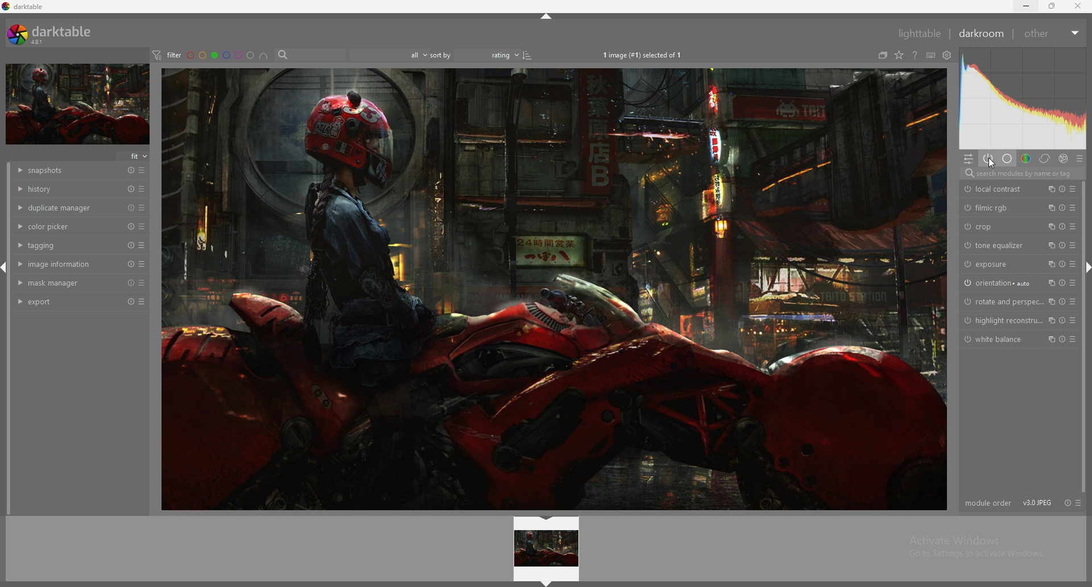 The height and width of the screenshot is (587, 1092). I want to click on color labels, so click(221, 55).